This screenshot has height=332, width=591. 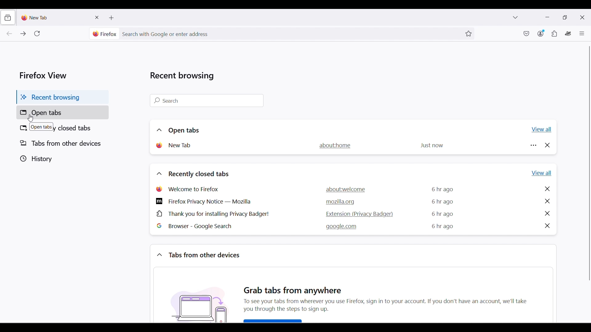 I want to click on Reload current page, so click(x=37, y=34).